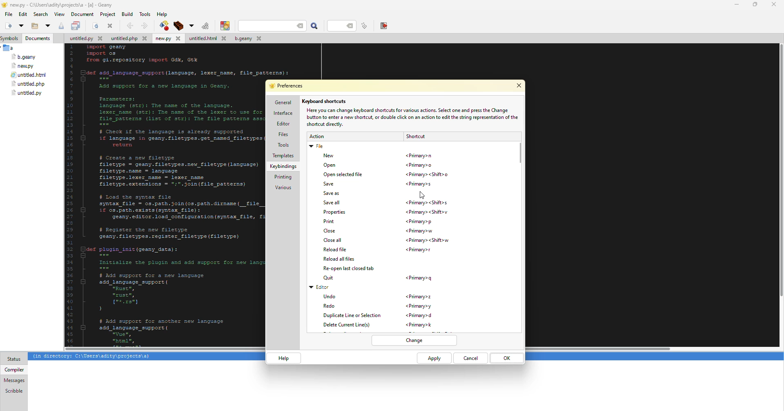  I want to click on save as, so click(333, 193).